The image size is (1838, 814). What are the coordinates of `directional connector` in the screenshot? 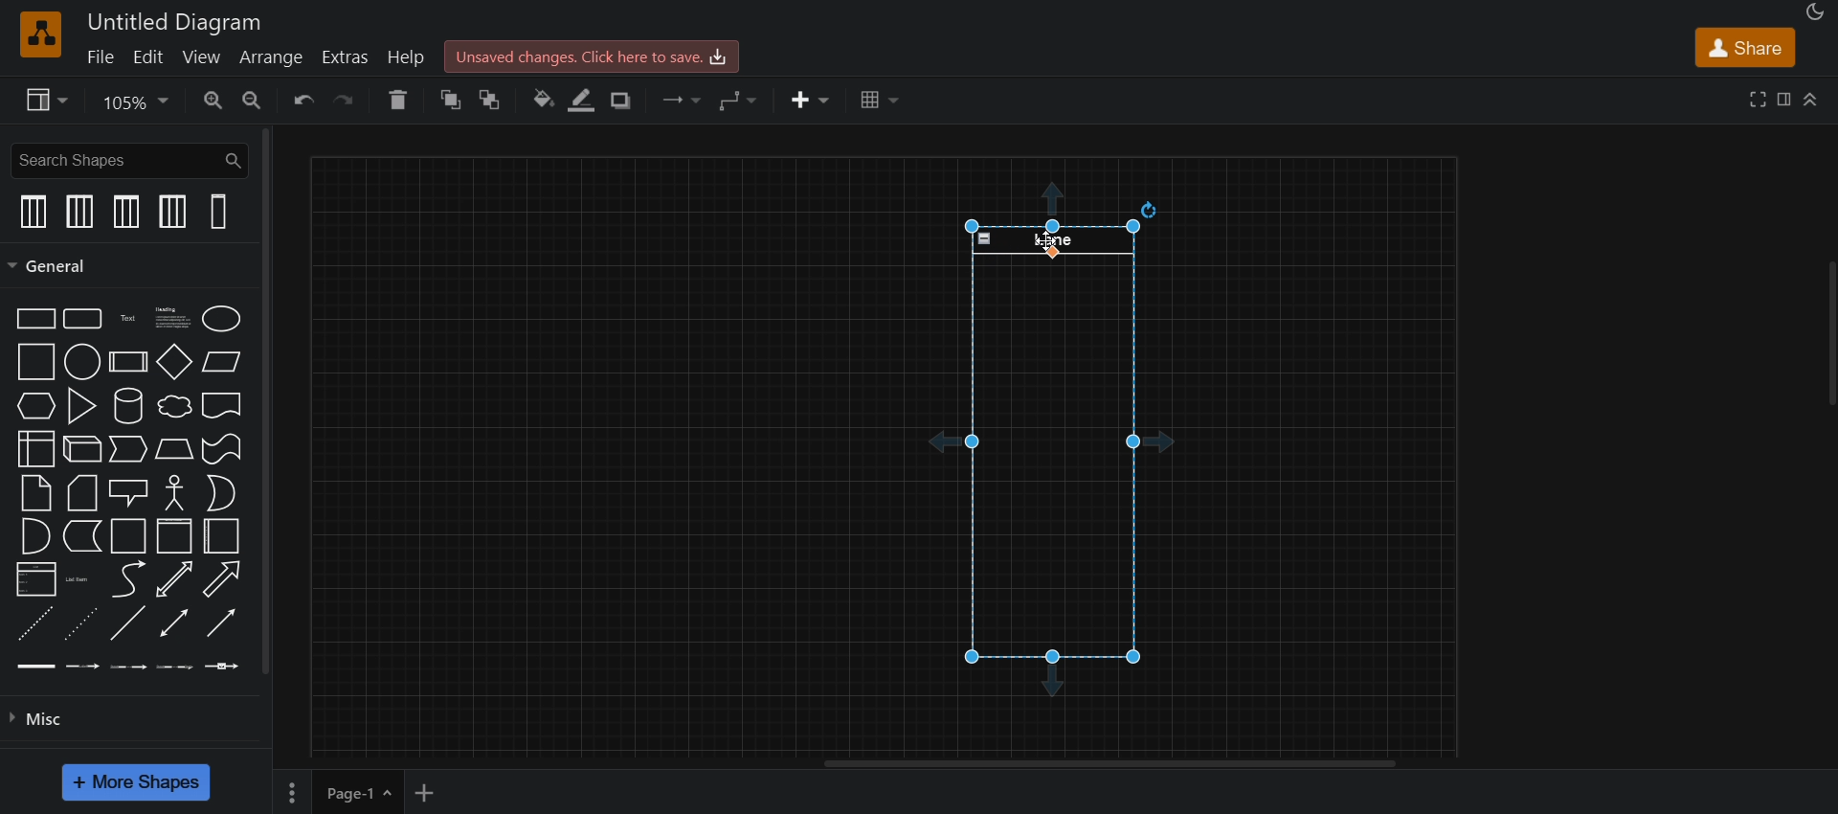 It's located at (225, 627).